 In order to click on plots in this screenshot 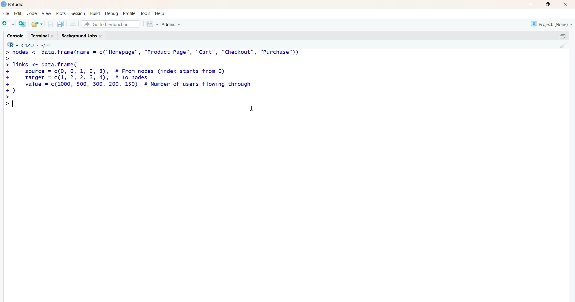, I will do `click(59, 13)`.